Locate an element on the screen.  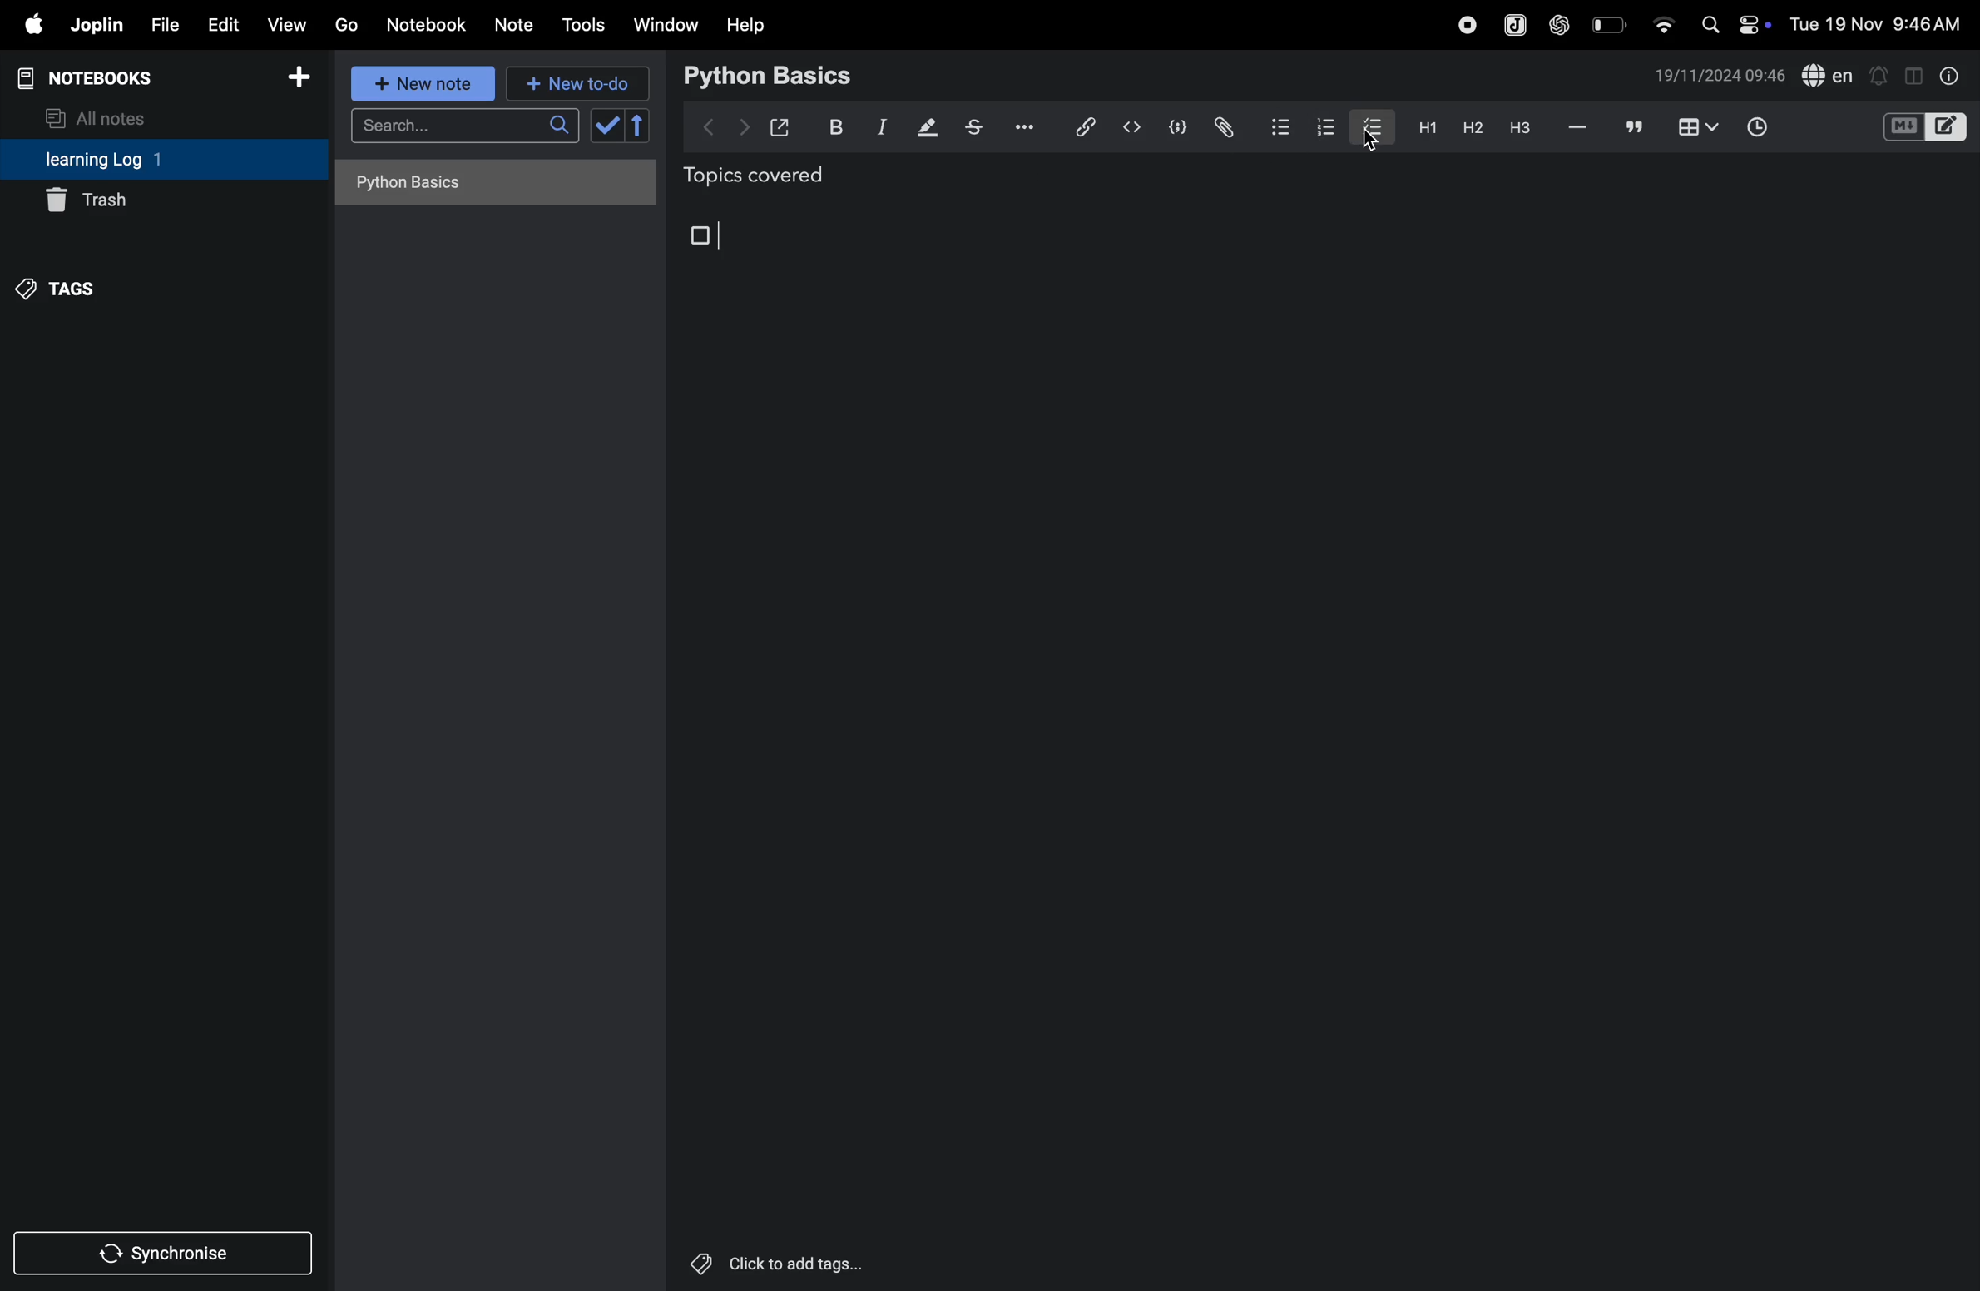
chatgpt is located at coordinates (1560, 22).